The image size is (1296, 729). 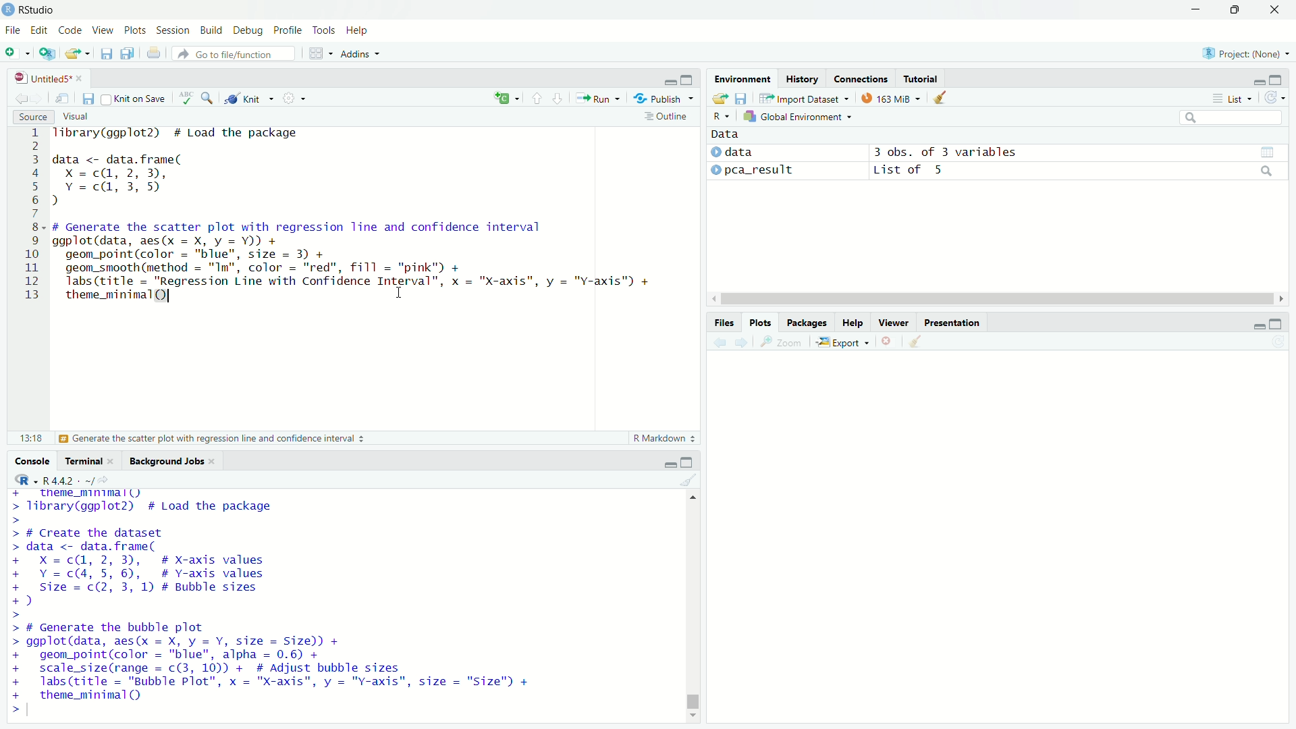 What do you see at coordinates (861, 78) in the screenshot?
I see `Connections` at bounding box center [861, 78].